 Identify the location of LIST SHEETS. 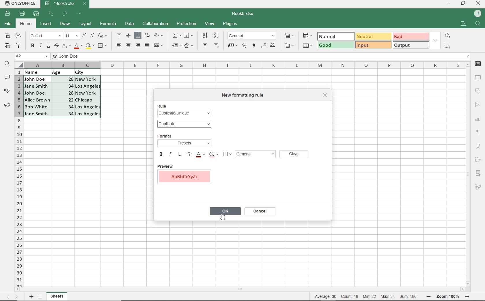
(41, 297).